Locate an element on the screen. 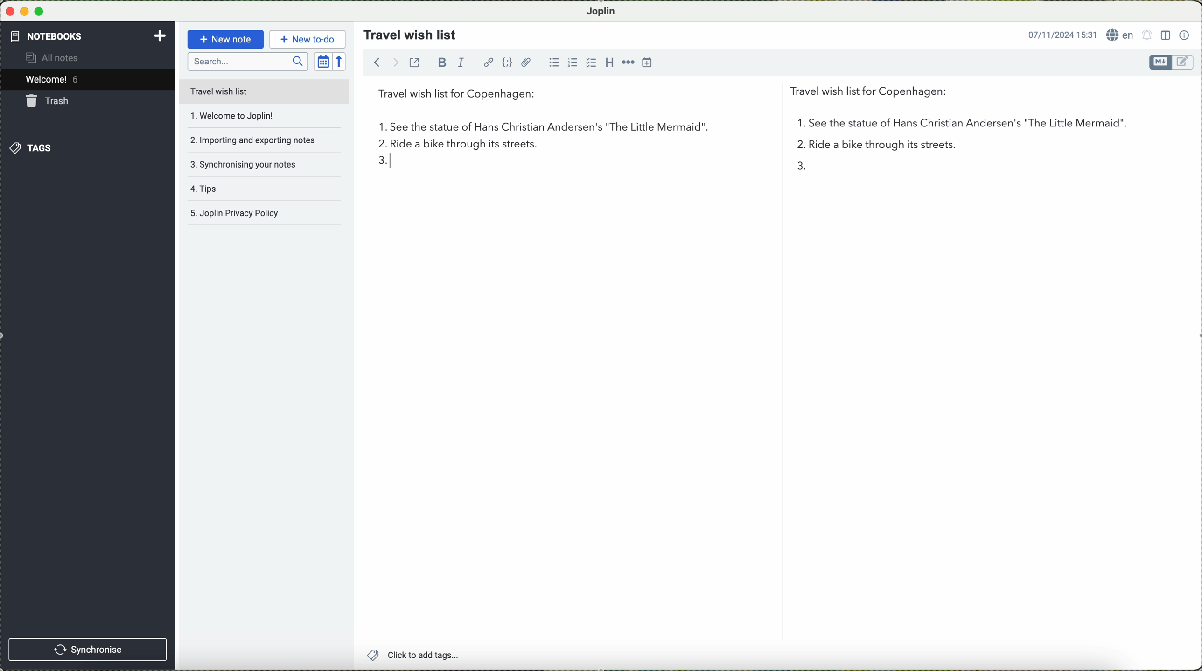 This screenshot has width=1202, height=671. welcome to joplin is located at coordinates (249, 116).